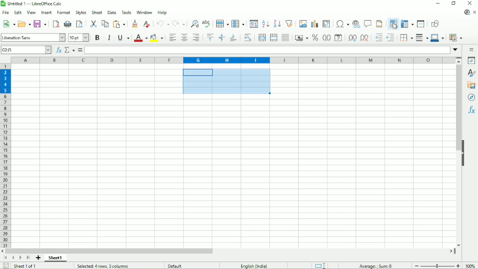  I want to click on format as number, so click(326, 38).